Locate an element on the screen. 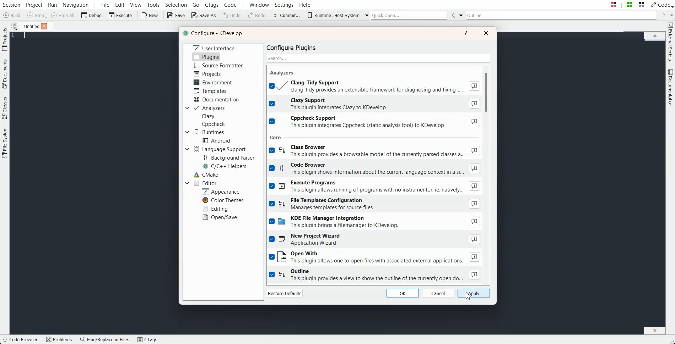 The image size is (675, 344). Quick Open is located at coordinates (409, 15).